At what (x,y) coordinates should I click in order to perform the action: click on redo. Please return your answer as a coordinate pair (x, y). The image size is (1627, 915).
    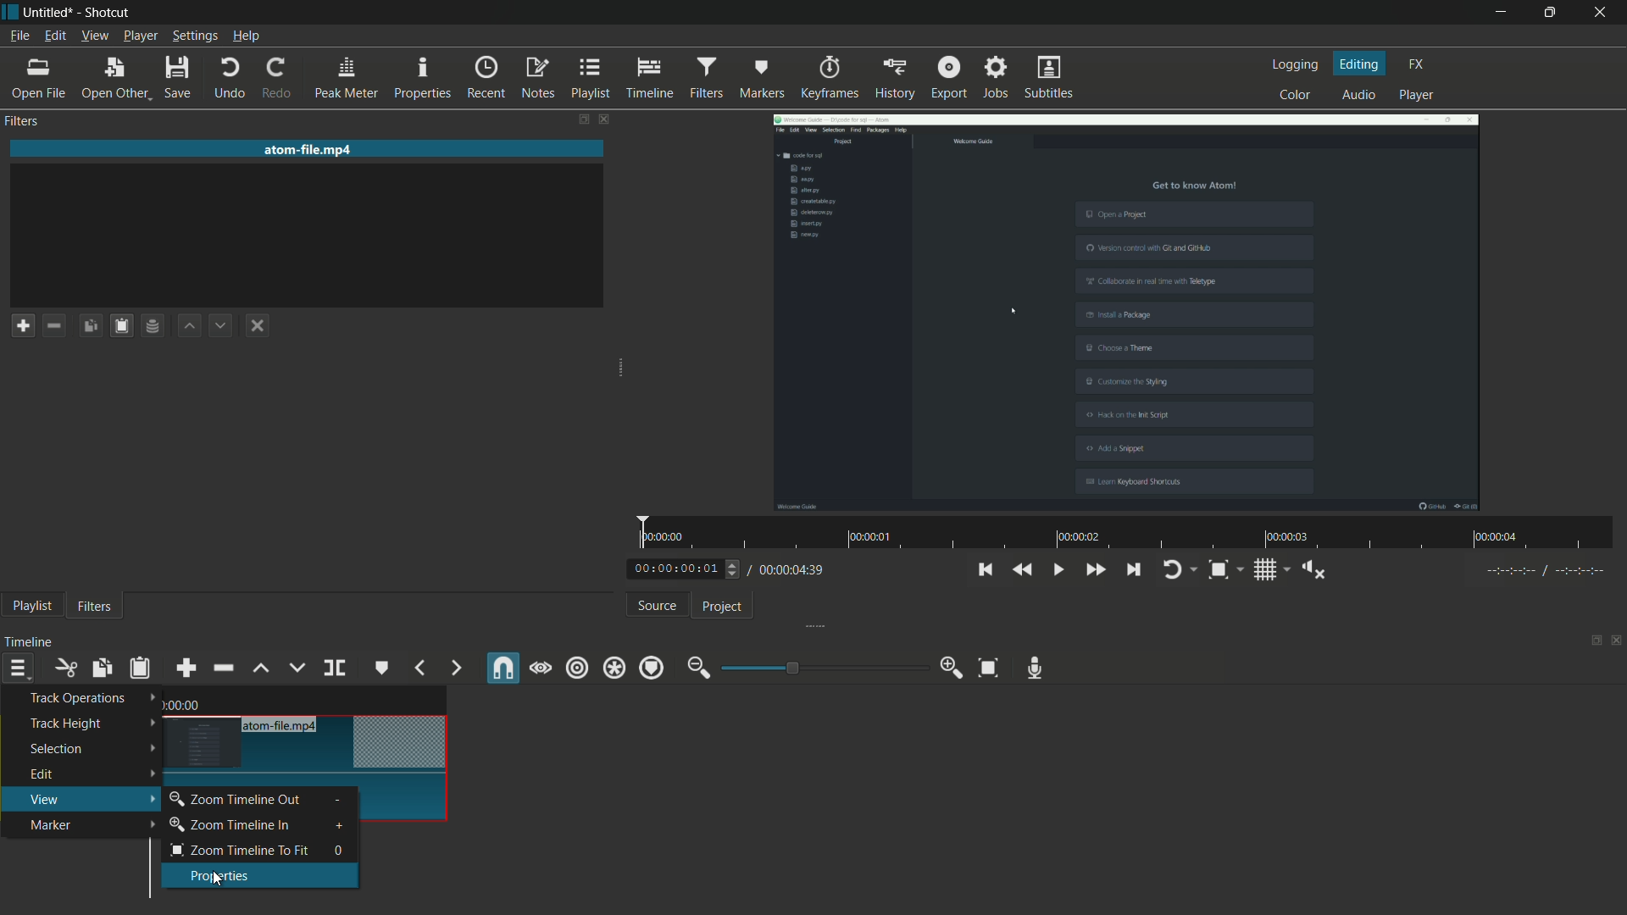
    Looking at the image, I should click on (278, 77).